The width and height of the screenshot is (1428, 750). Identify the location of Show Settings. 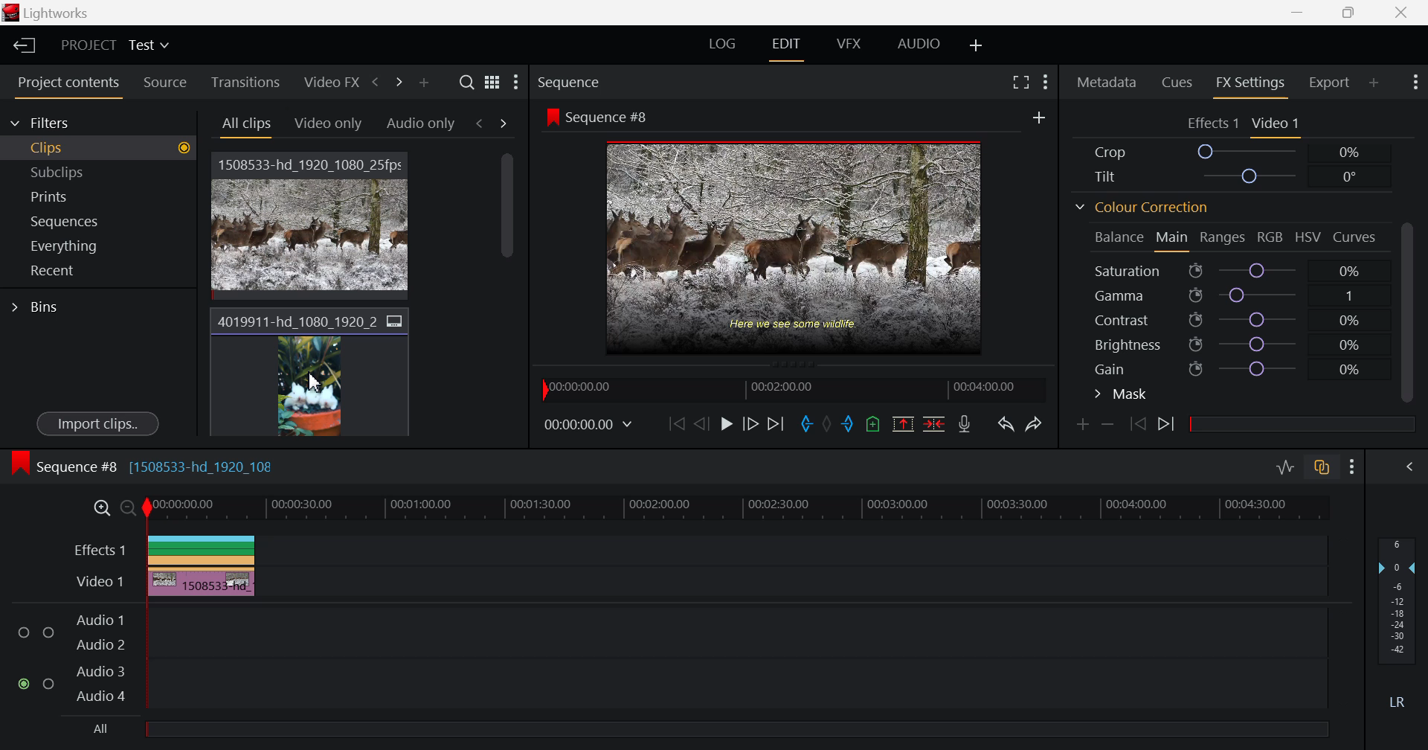
(1049, 78).